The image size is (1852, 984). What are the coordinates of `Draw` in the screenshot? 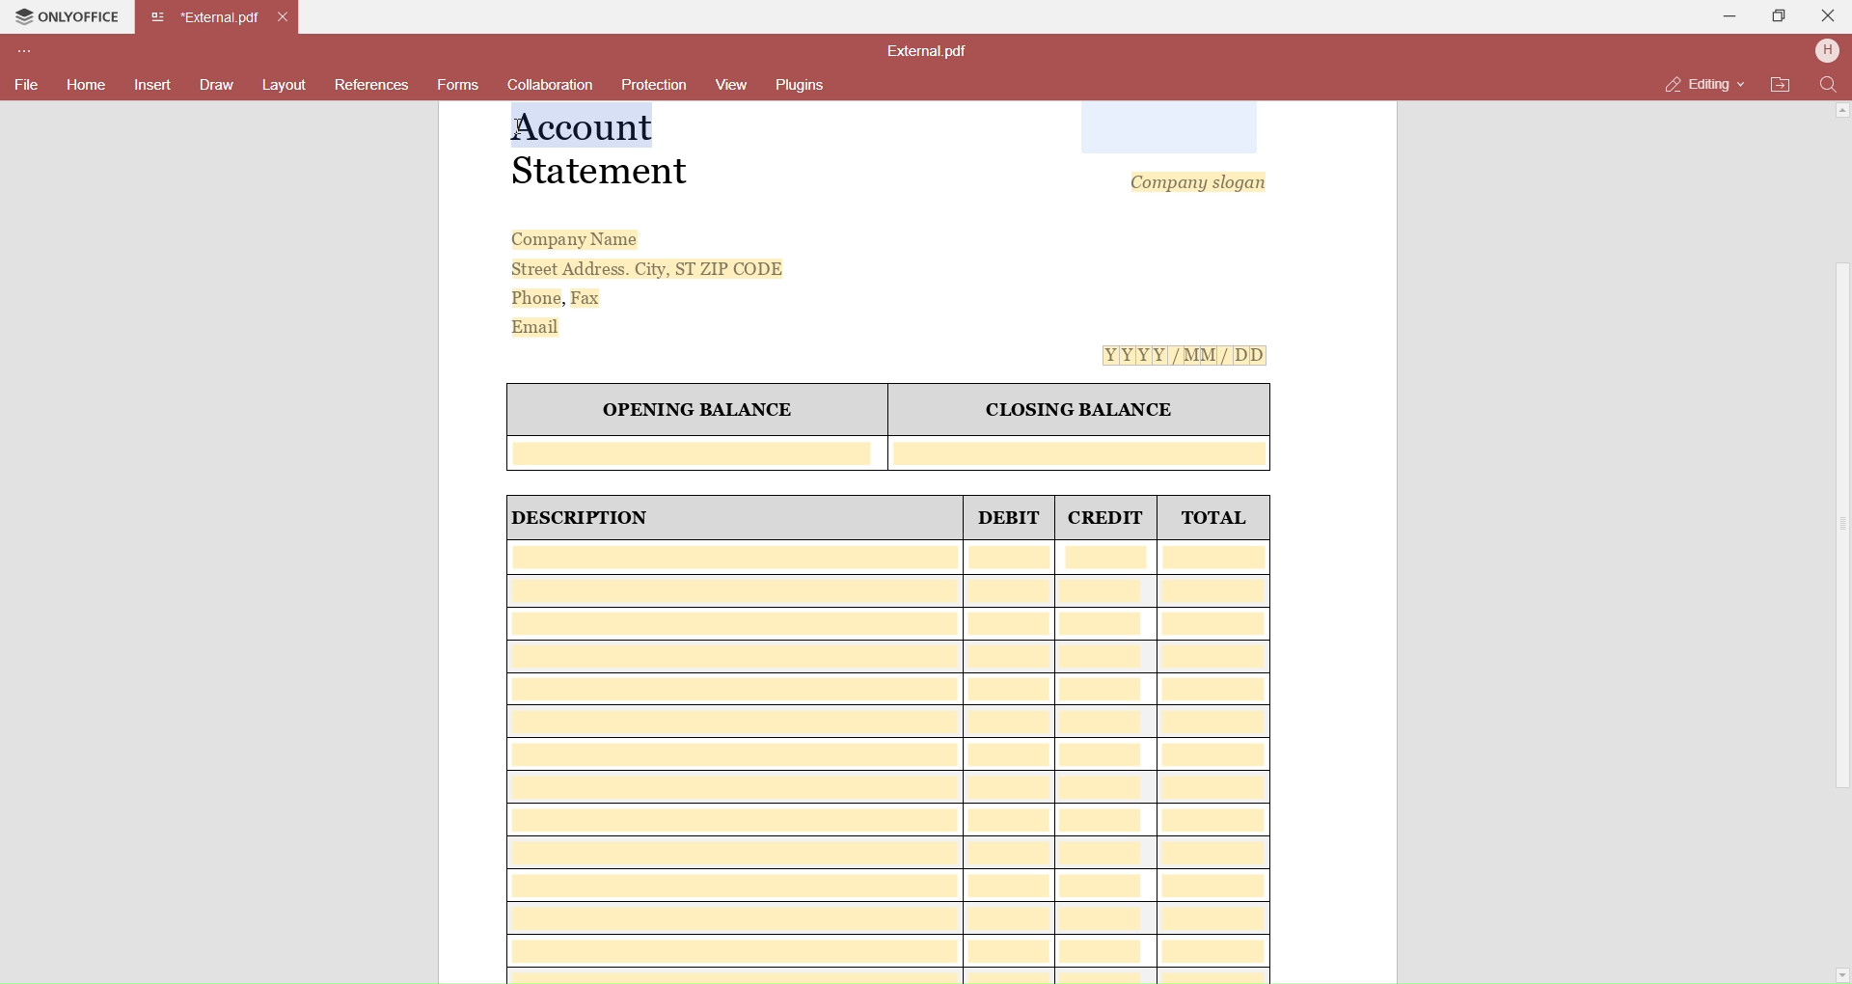 It's located at (218, 83).